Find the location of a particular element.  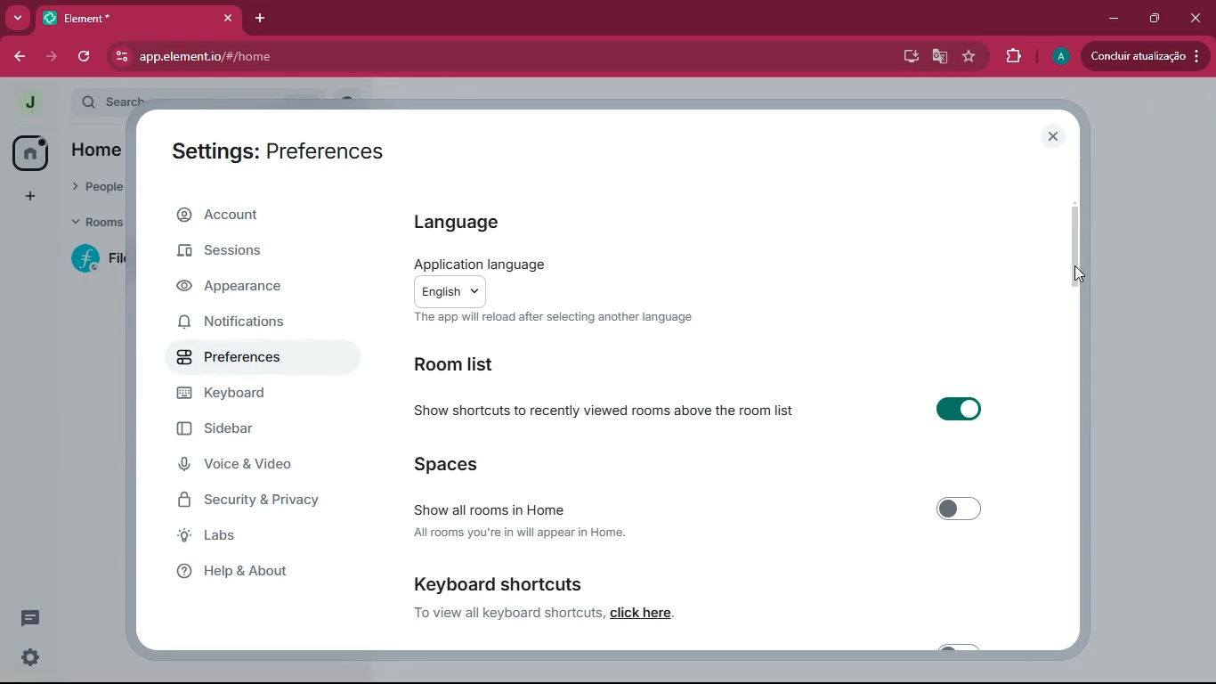

home is located at coordinates (28, 152).